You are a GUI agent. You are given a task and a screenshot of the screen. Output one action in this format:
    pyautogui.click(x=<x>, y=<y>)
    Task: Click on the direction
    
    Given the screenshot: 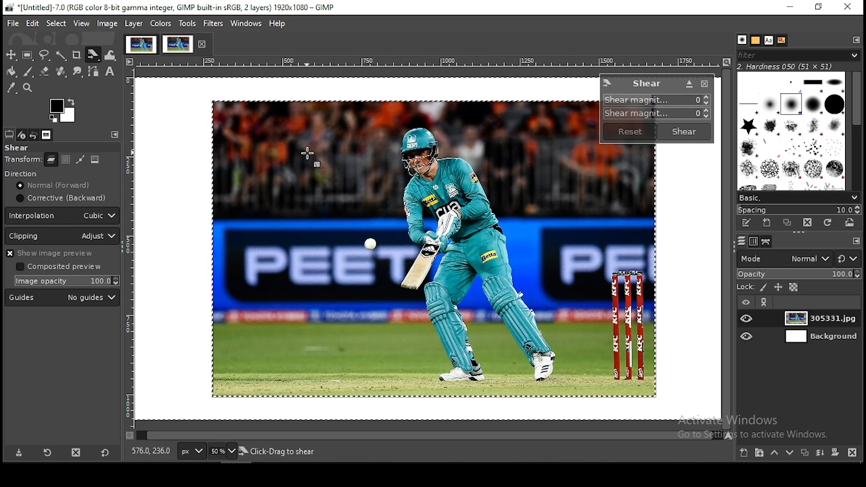 What is the action you would take?
    pyautogui.click(x=39, y=173)
    